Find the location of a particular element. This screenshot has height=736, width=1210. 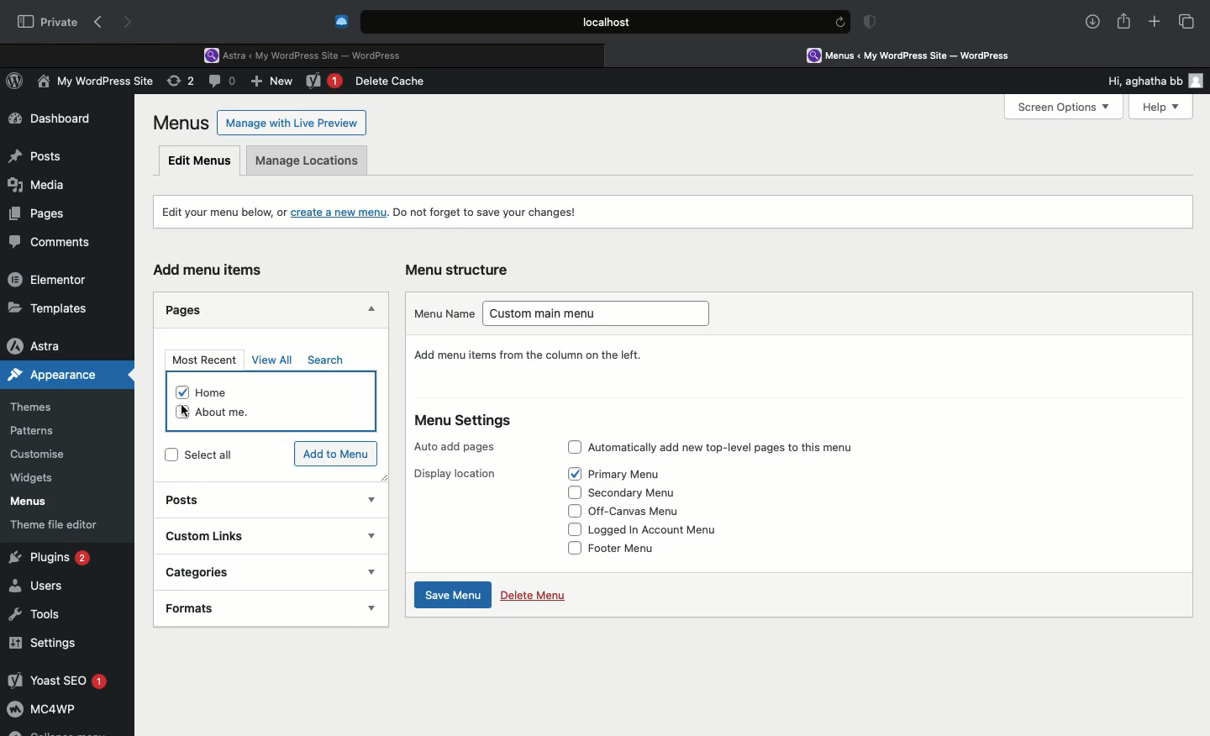

Astra is located at coordinates (50, 345).